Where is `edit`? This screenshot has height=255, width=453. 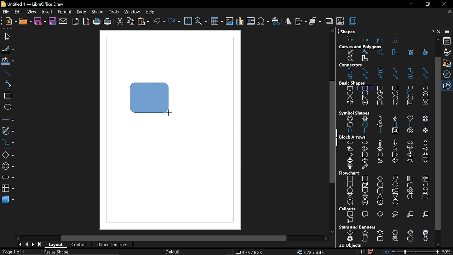
edit is located at coordinates (18, 12).